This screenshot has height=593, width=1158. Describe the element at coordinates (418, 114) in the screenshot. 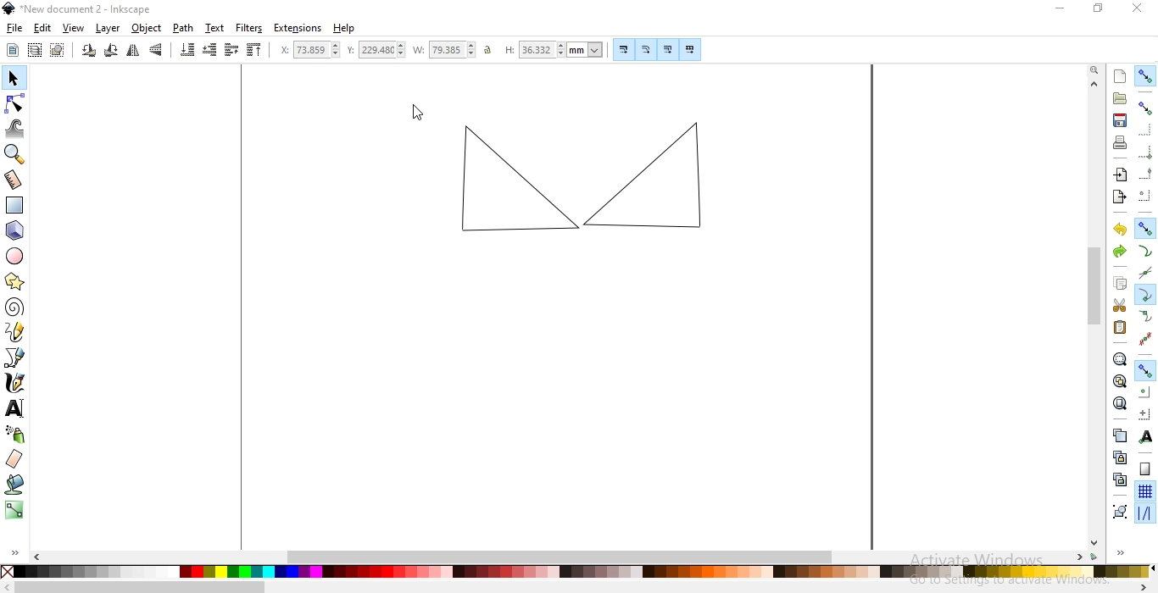

I see `cursor` at that location.